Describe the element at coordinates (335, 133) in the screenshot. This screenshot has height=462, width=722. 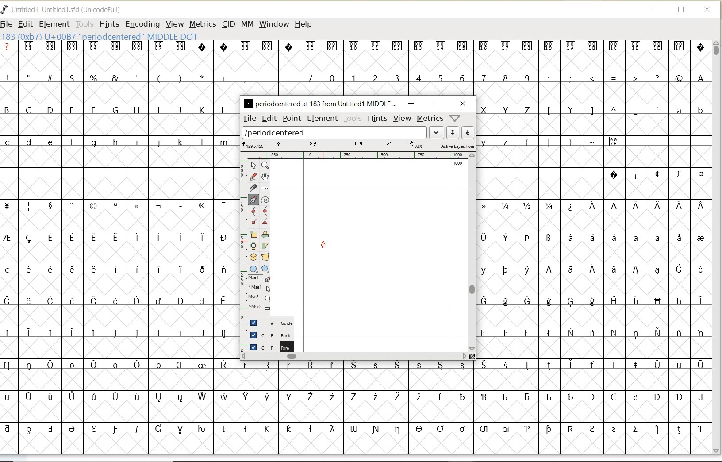
I see `load word list` at that location.